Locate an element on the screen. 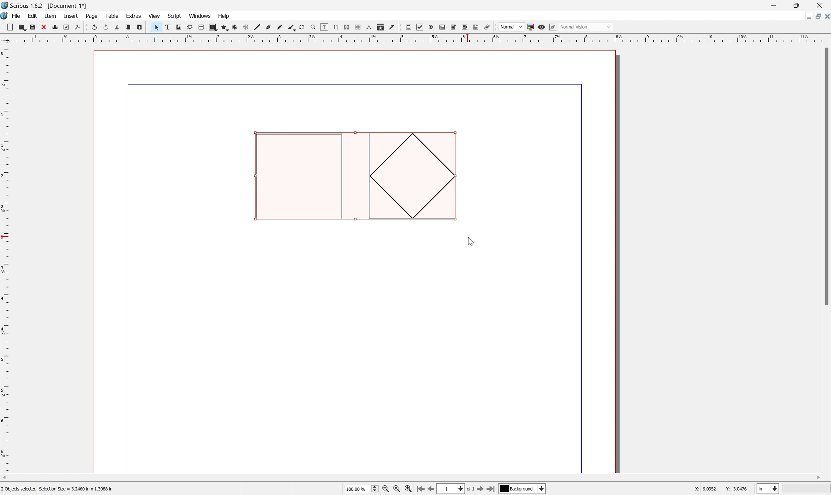 This screenshot has width=831, height=495. Toggle color management system is located at coordinates (531, 27).